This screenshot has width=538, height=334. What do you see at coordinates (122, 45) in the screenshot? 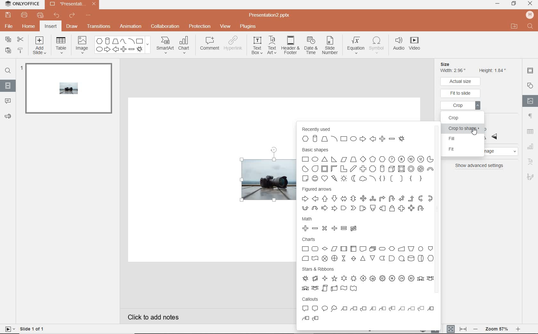
I see `shapes` at bounding box center [122, 45].